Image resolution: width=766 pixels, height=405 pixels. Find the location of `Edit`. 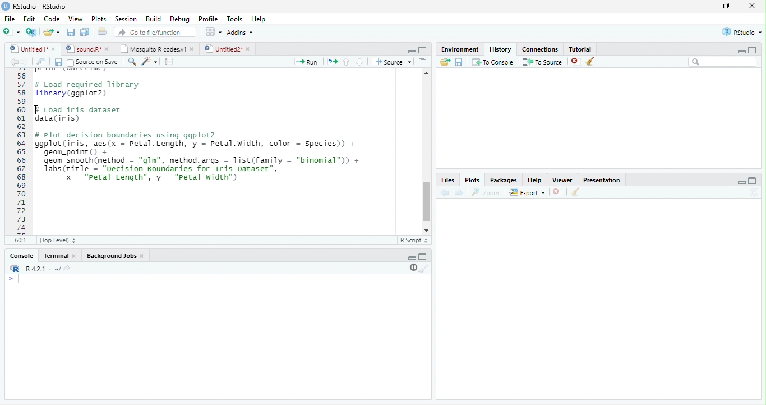

Edit is located at coordinates (29, 18).